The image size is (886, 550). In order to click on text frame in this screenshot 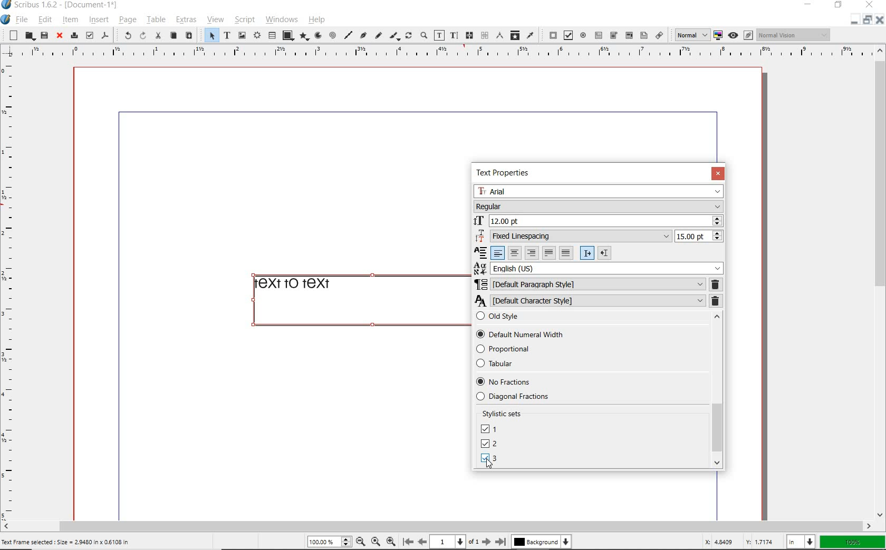, I will do `click(226, 36)`.